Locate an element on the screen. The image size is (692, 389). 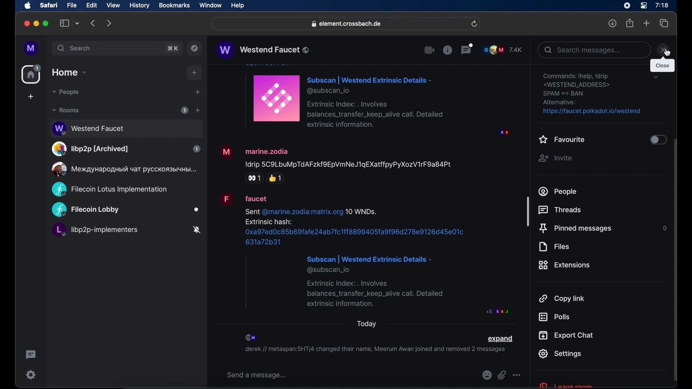
time is located at coordinates (662, 5).